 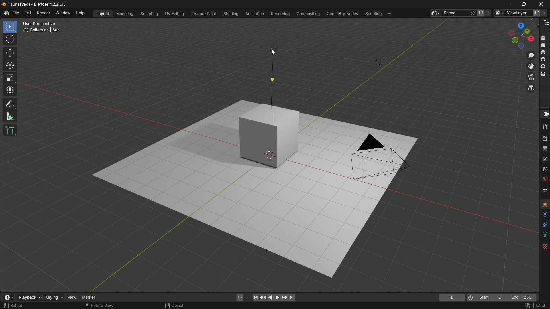 I want to click on Select, so click(x=17, y=306).